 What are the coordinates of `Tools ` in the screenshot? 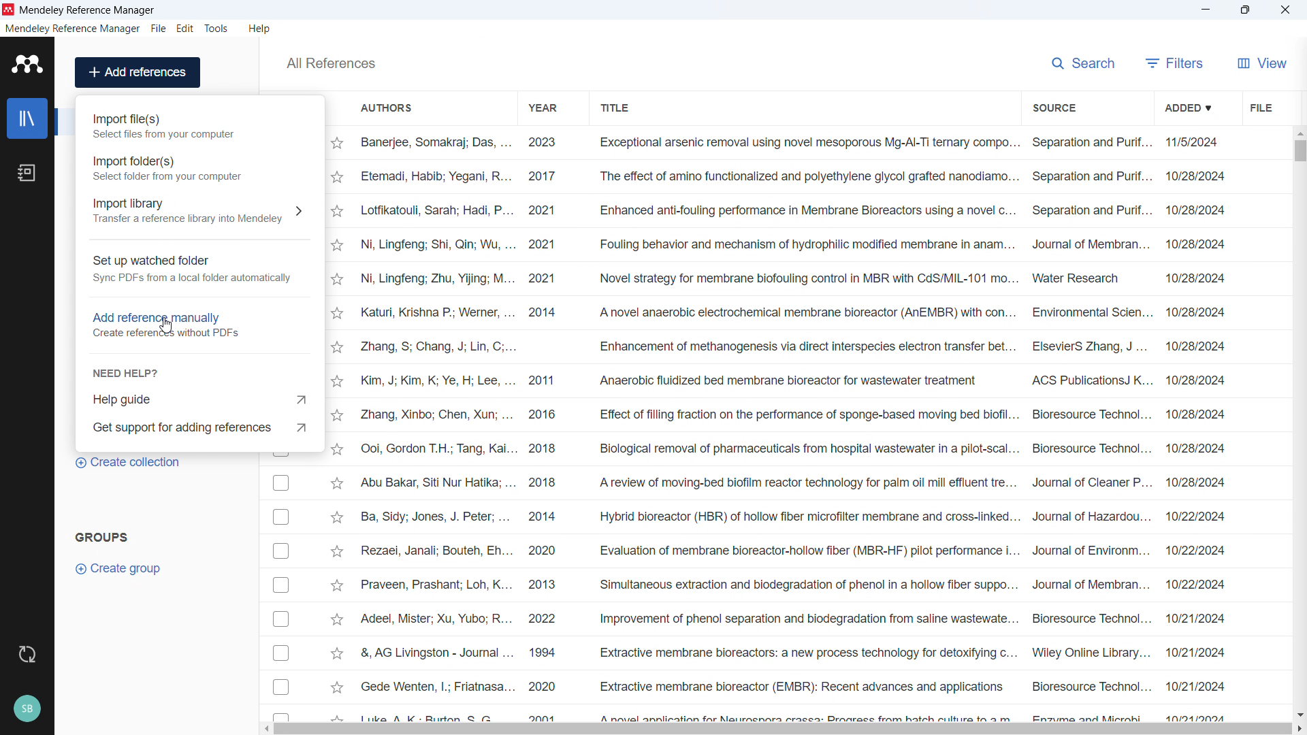 It's located at (216, 29).